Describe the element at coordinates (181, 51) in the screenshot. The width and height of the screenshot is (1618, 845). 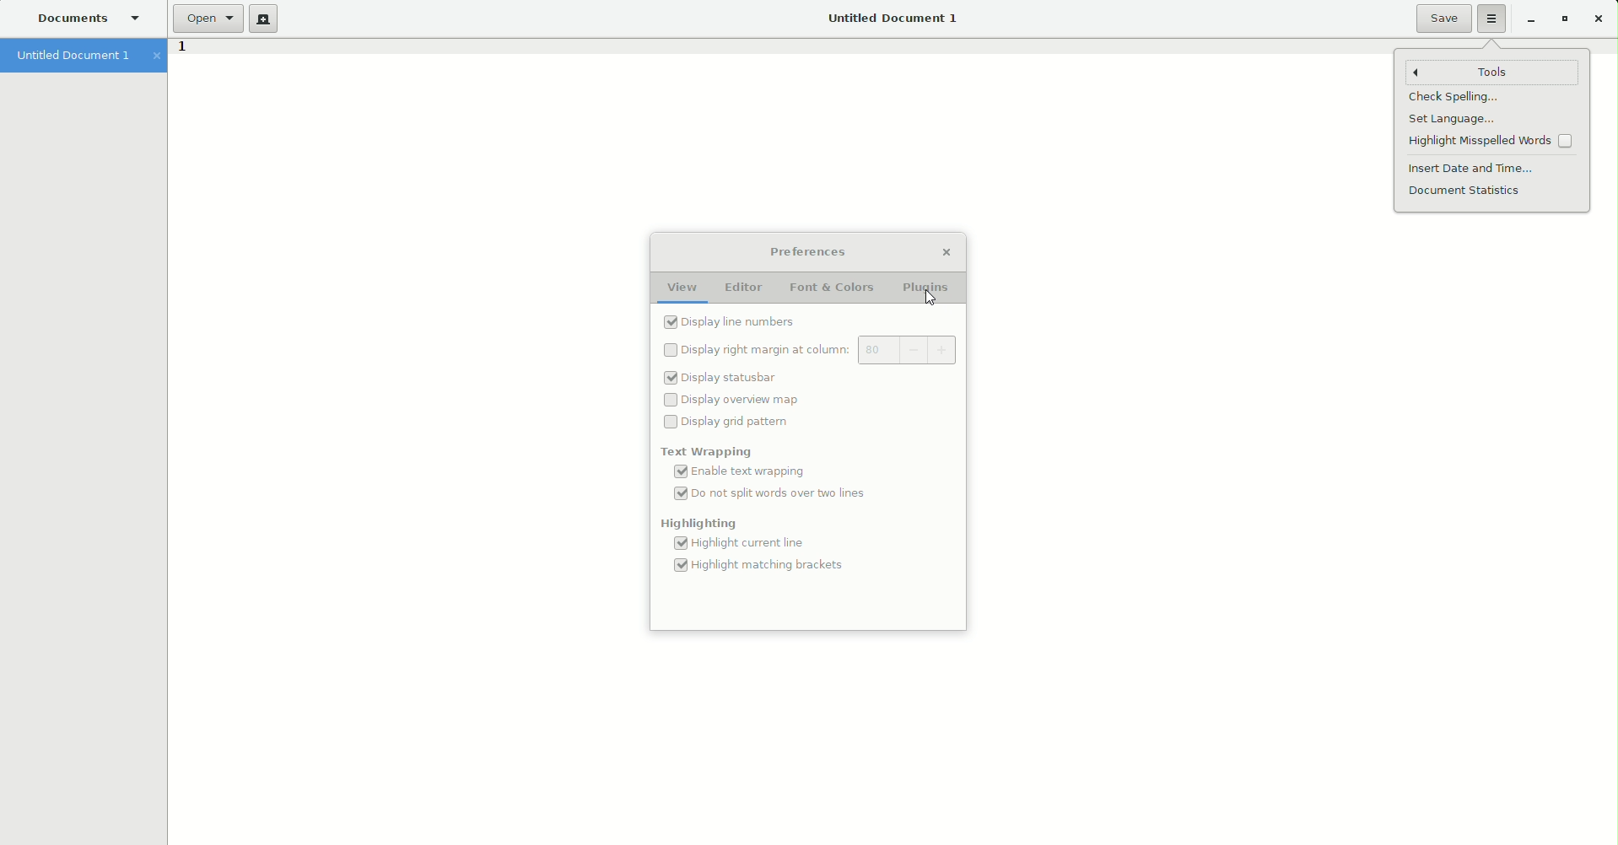
I see `1` at that location.